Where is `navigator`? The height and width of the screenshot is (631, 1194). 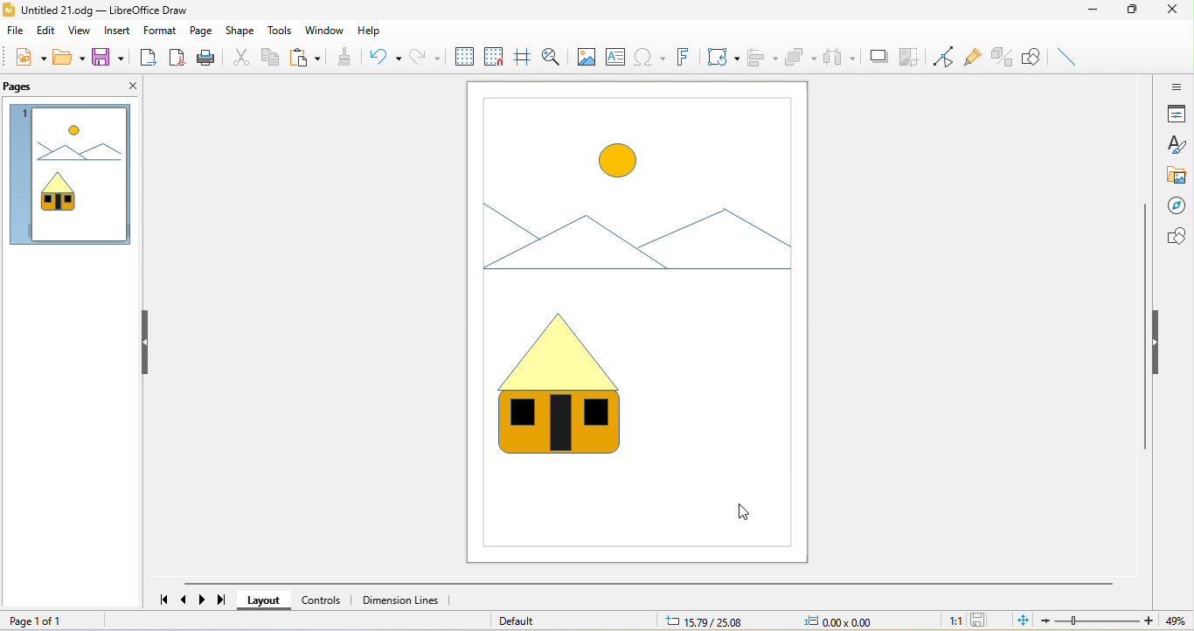 navigator is located at coordinates (1175, 207).